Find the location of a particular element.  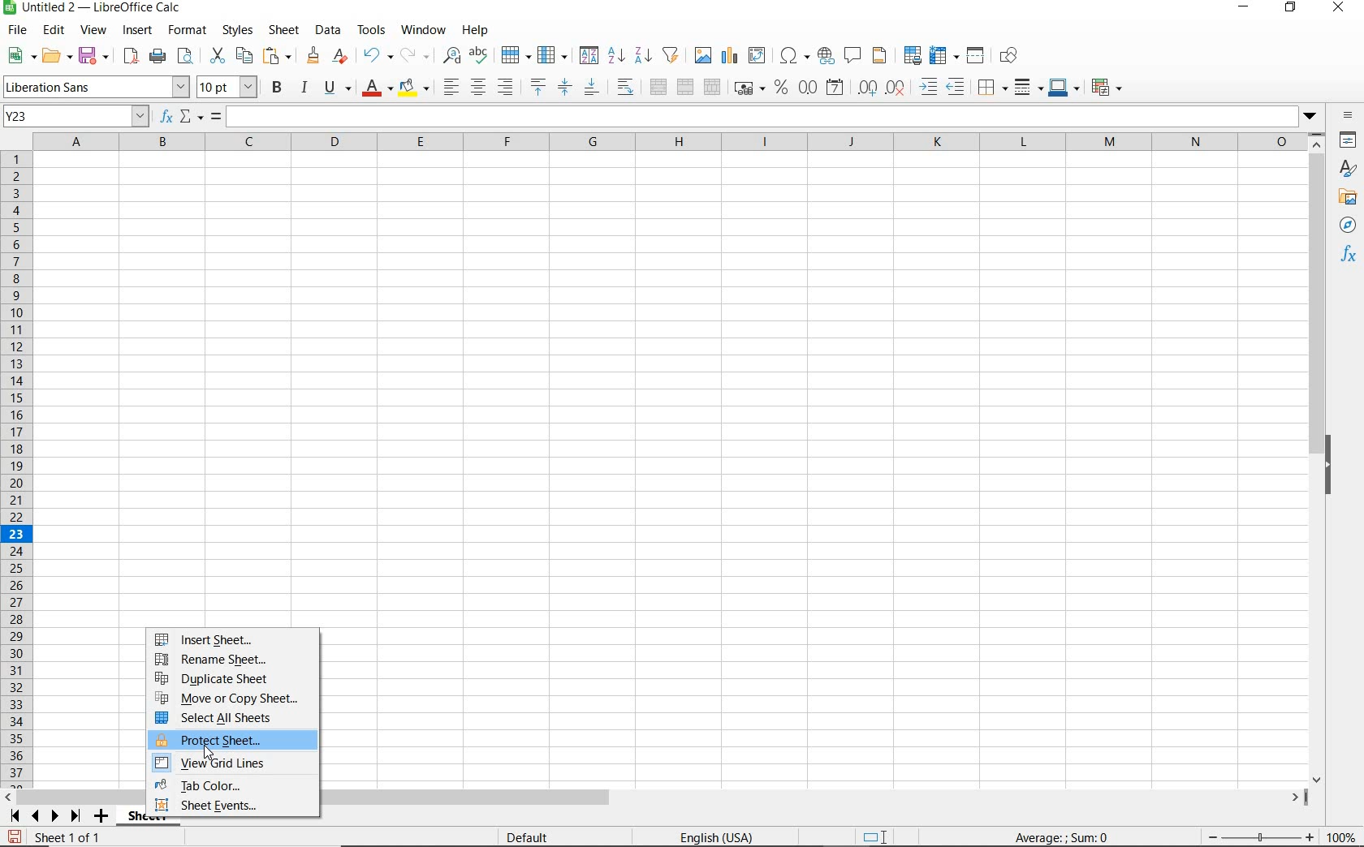

NAME BOX is located at coordinates (76, 117).